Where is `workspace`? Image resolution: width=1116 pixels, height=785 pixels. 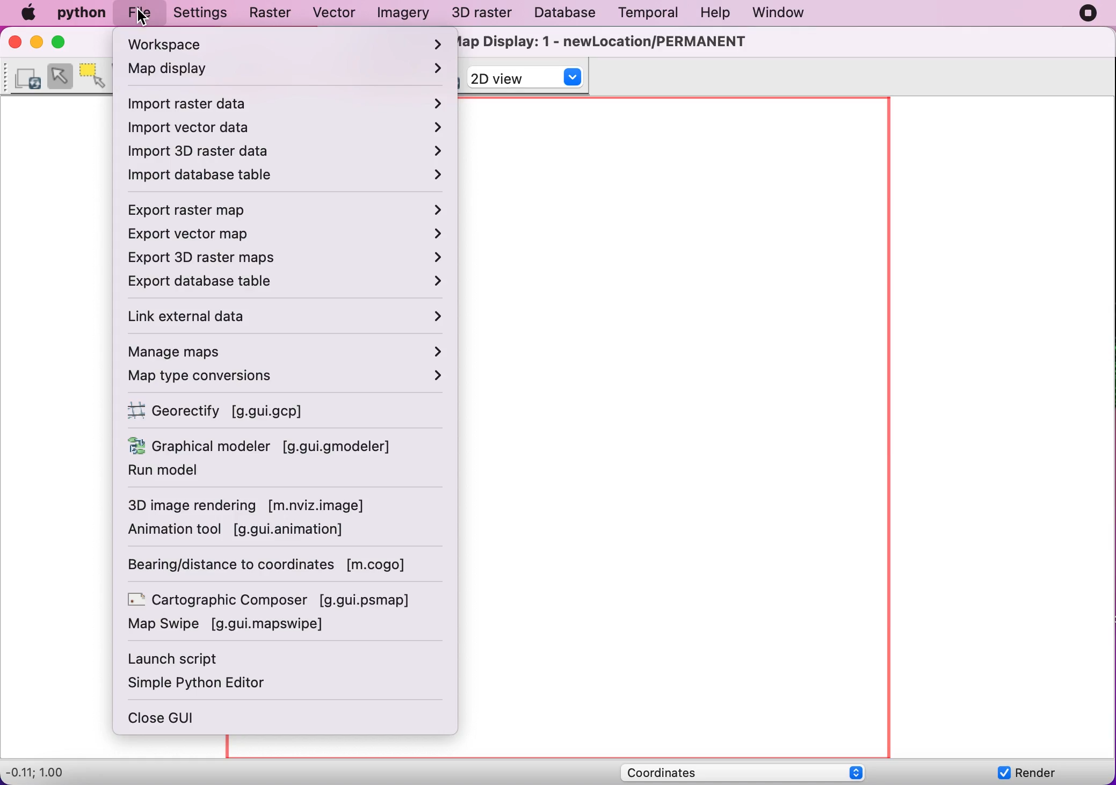
workspace is located at coordinates (285, 44).